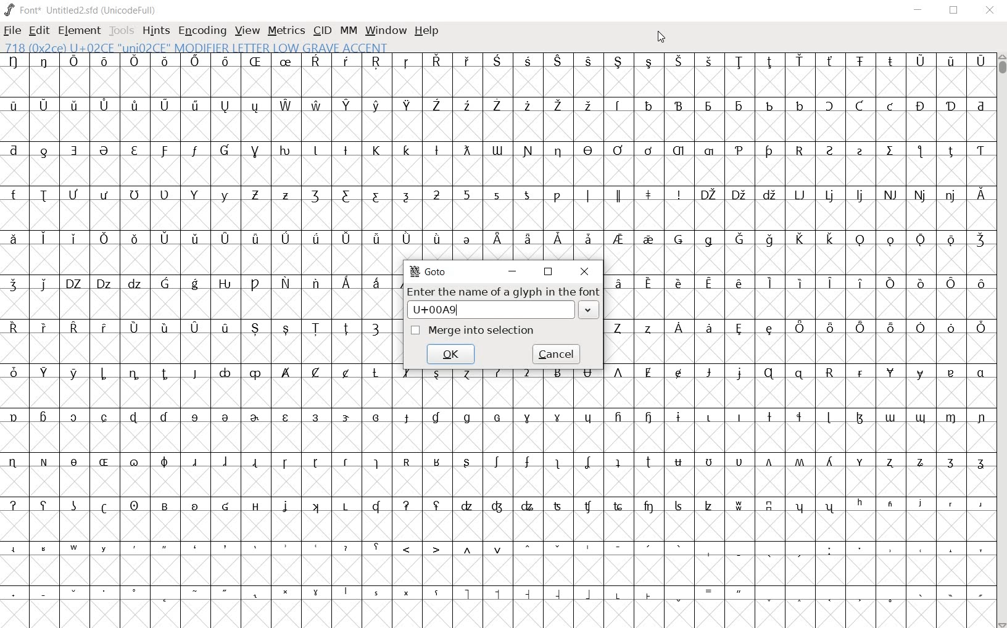 The width and height of the screenshot is (1007, 628). What do you see at coordinates (660, 38) in the screenshot?
I see `close` at bounding box center [660, 38].